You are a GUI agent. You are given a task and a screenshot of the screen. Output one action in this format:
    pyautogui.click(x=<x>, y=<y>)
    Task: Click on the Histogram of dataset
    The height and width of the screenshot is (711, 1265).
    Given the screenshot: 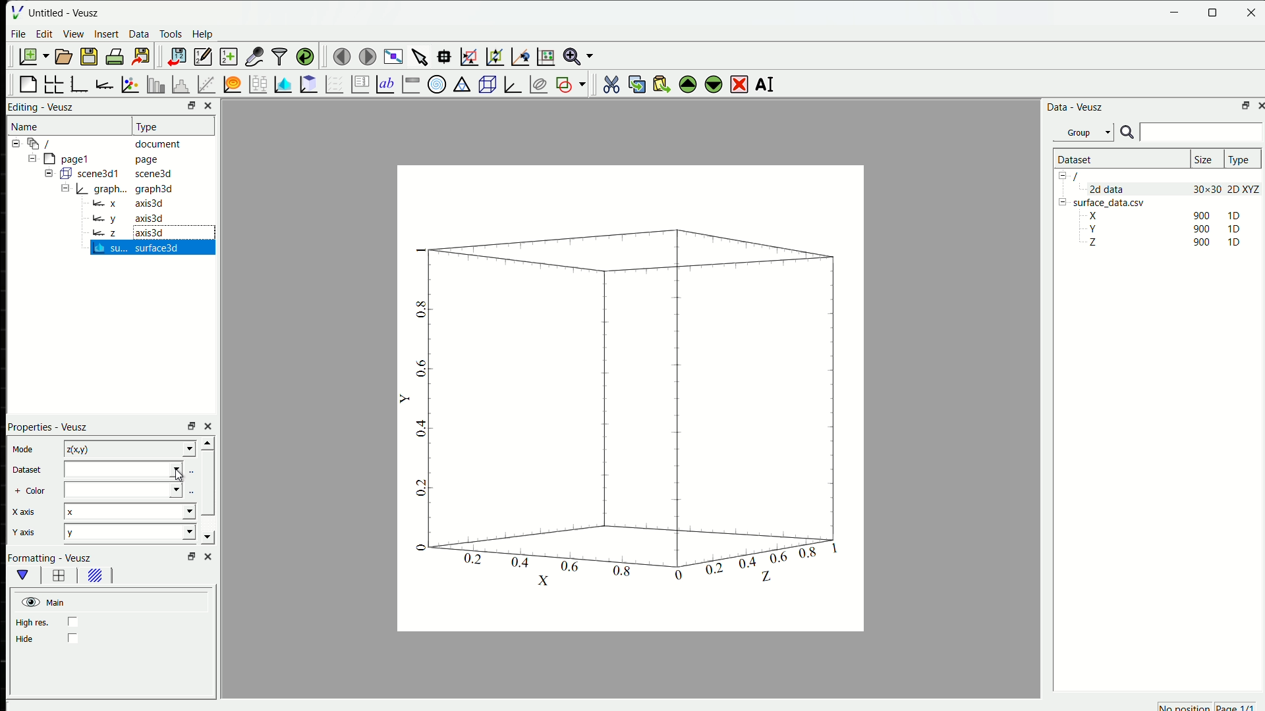 What is the action you would take?
    pyautogui.click(x=181, y=84)
    